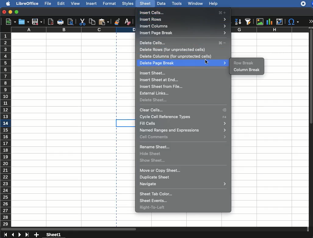 This screenshot has width=313, height=238. I want to click on move or copy sheet, so click(160, 171).